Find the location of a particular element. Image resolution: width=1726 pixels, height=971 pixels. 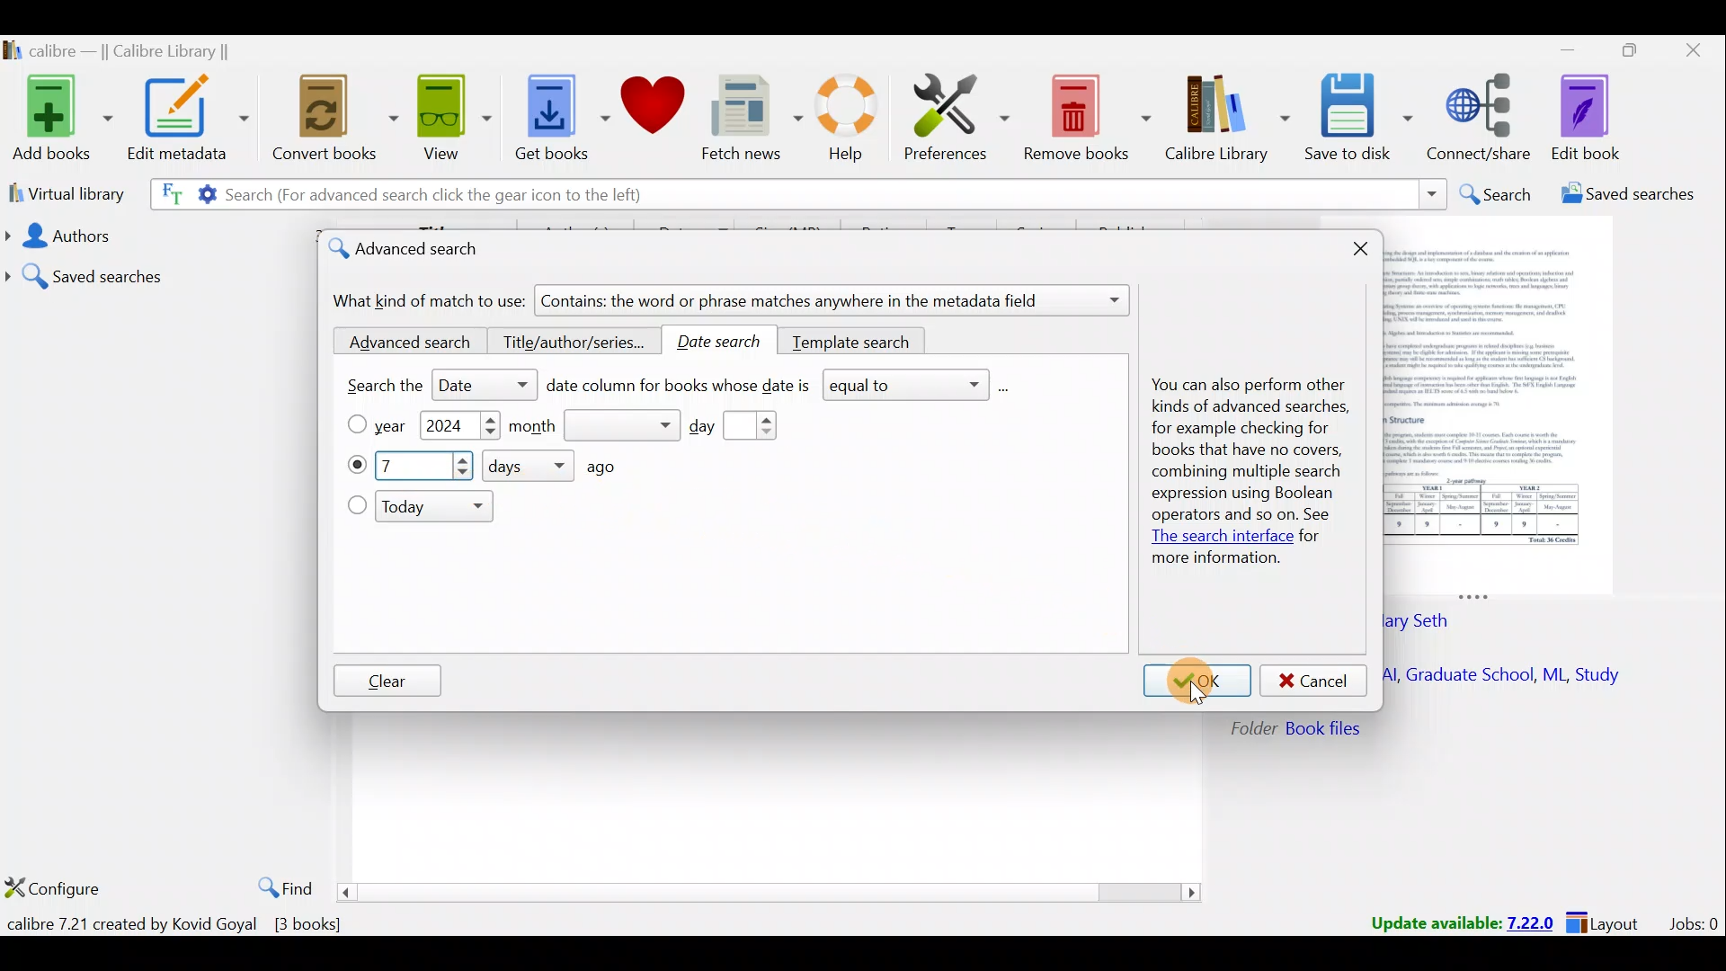

Search the date is located at coordinates (426, 388).